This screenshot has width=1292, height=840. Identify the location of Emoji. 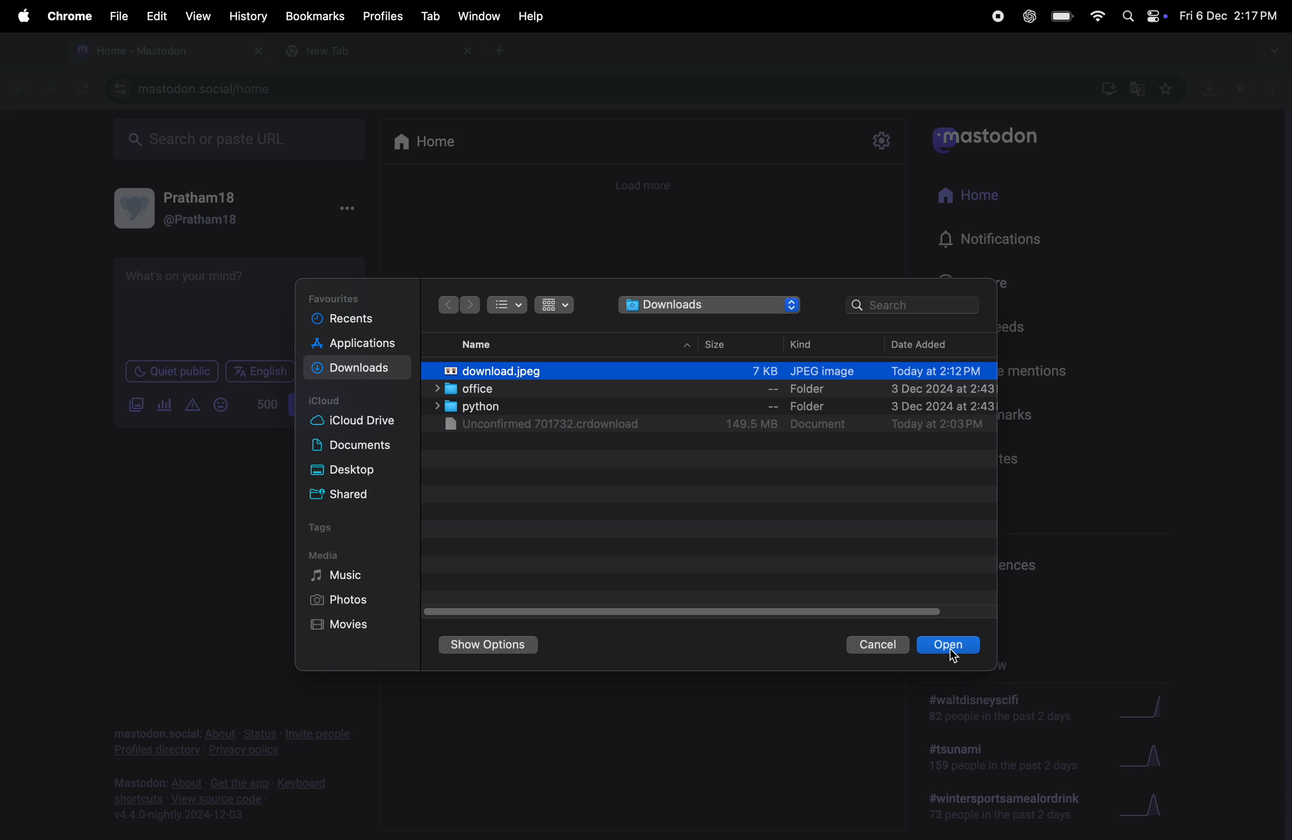
(221, 405).